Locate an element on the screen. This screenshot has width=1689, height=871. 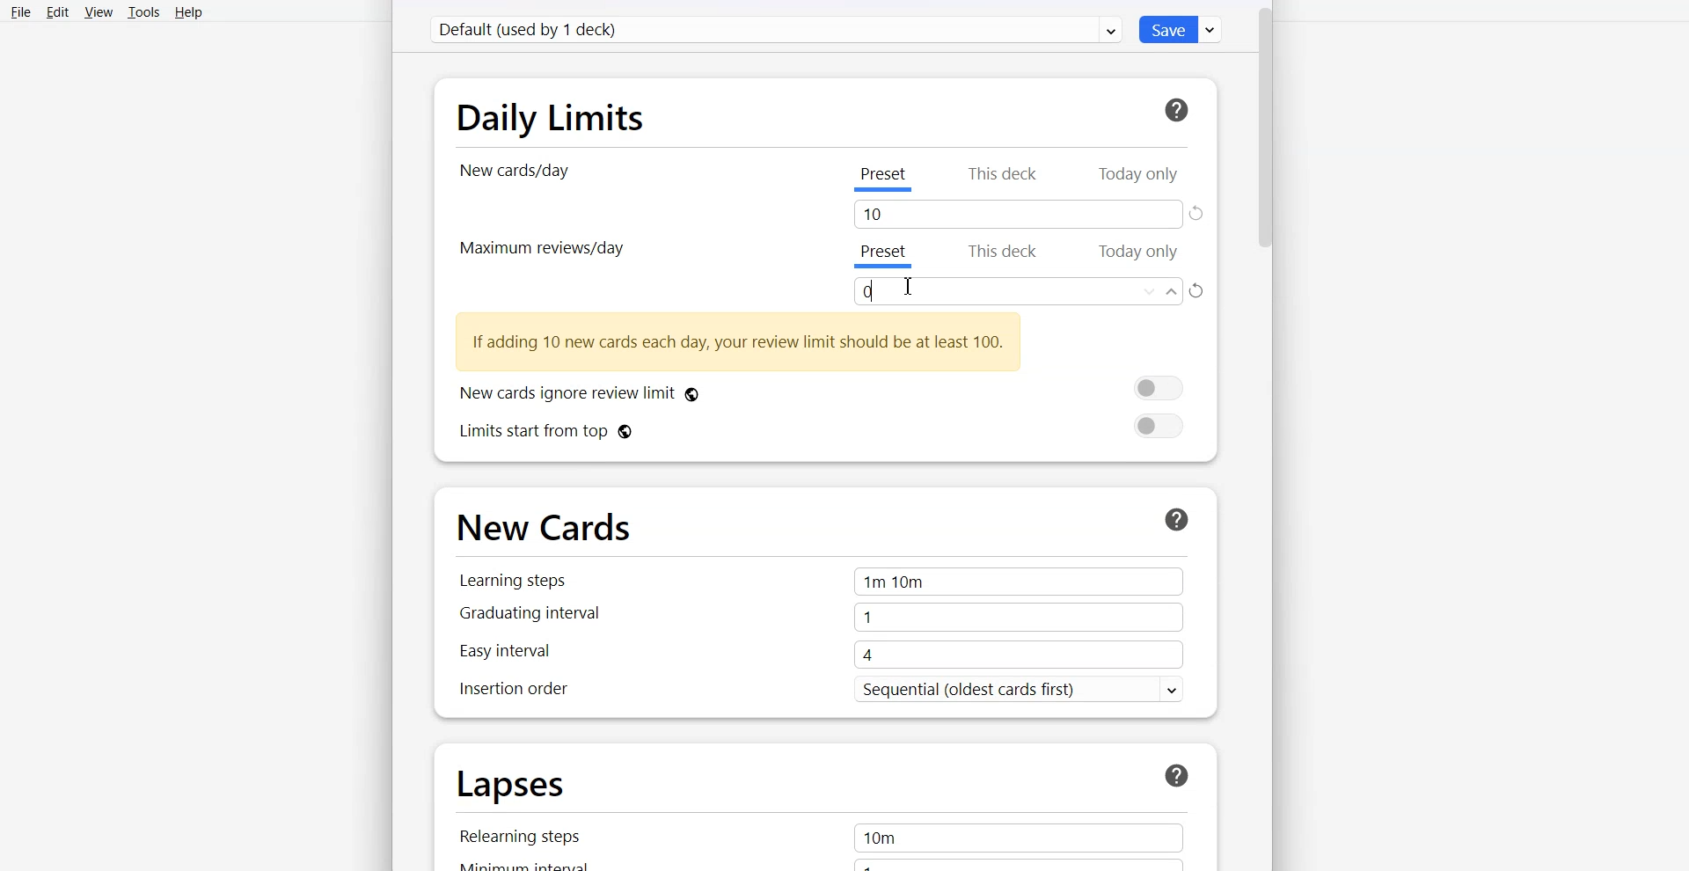
Tab is located at coordinates (1018, 215).